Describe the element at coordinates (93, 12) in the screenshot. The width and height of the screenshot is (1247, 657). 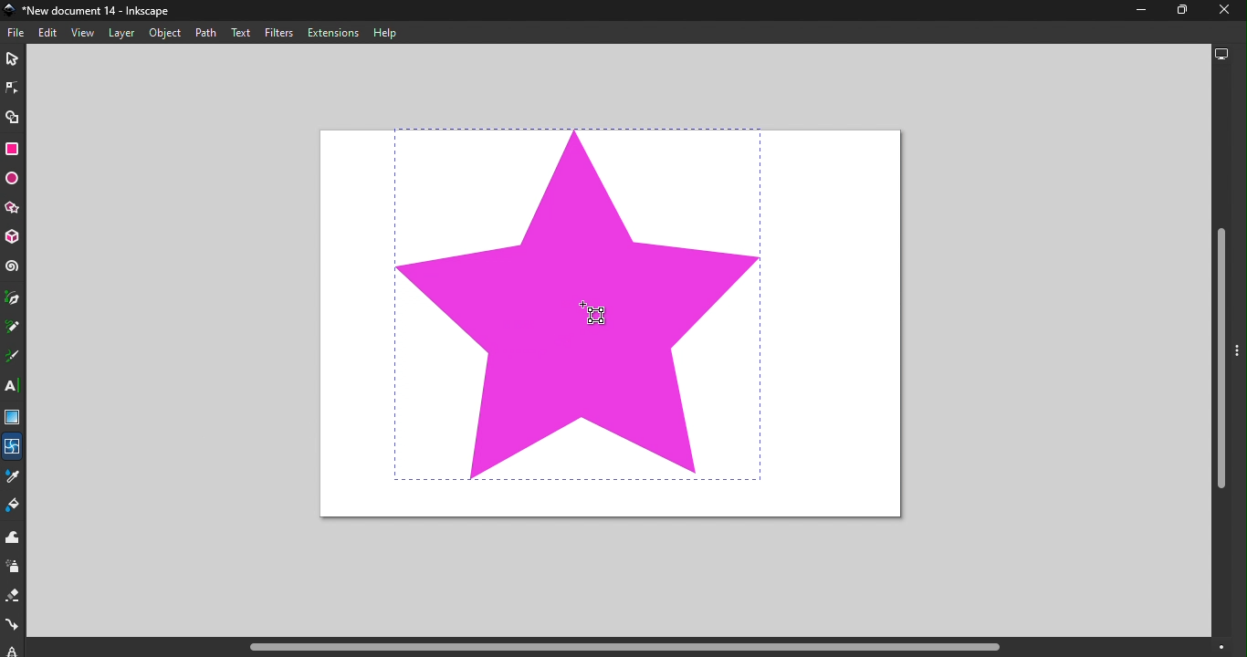
I see `File name` at that location.